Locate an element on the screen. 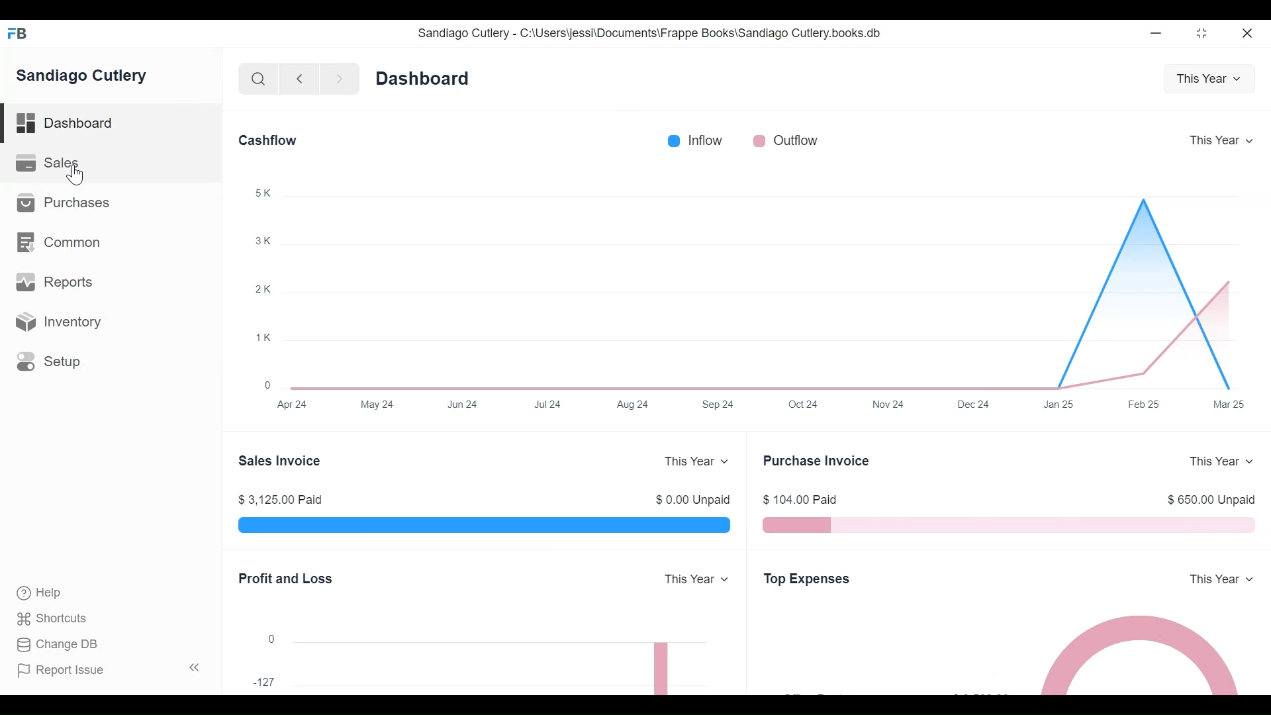 The width and height of the screenshot is (1271, 715). Inventory is located at coordinates (58, 321).